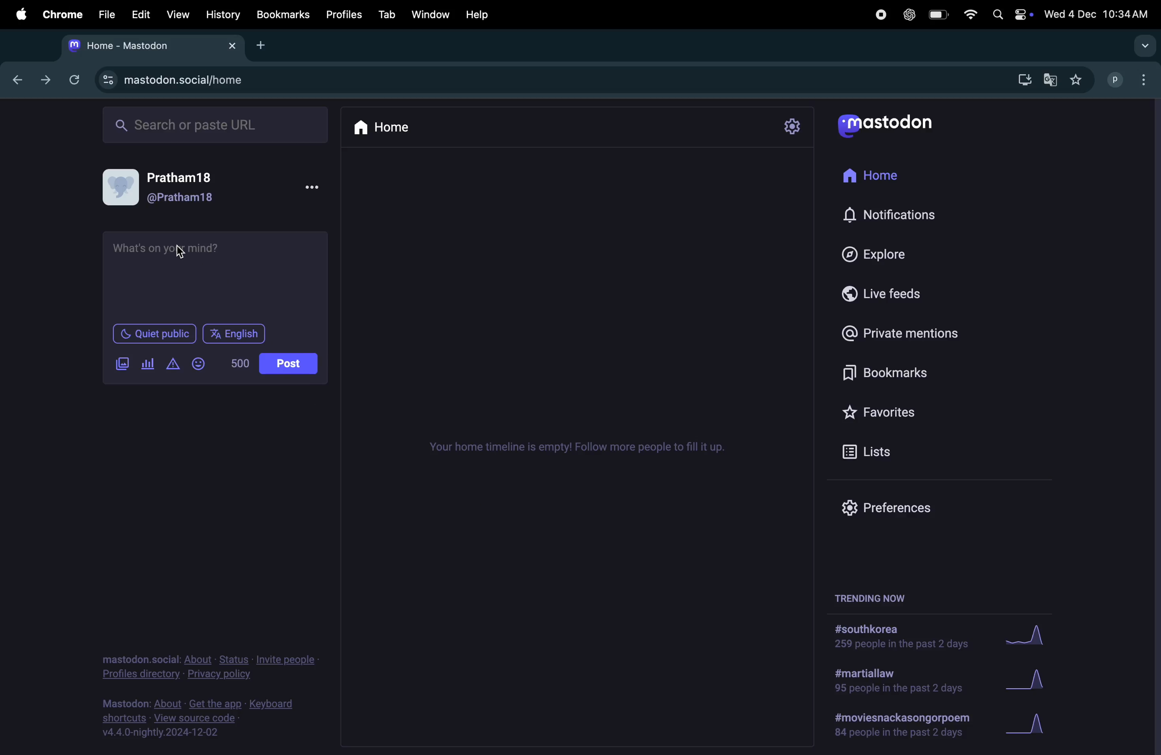  What do you see at coordinates (897, 125) in the screenshot?
I see `Mastodon` at bounding box center [897, 125].